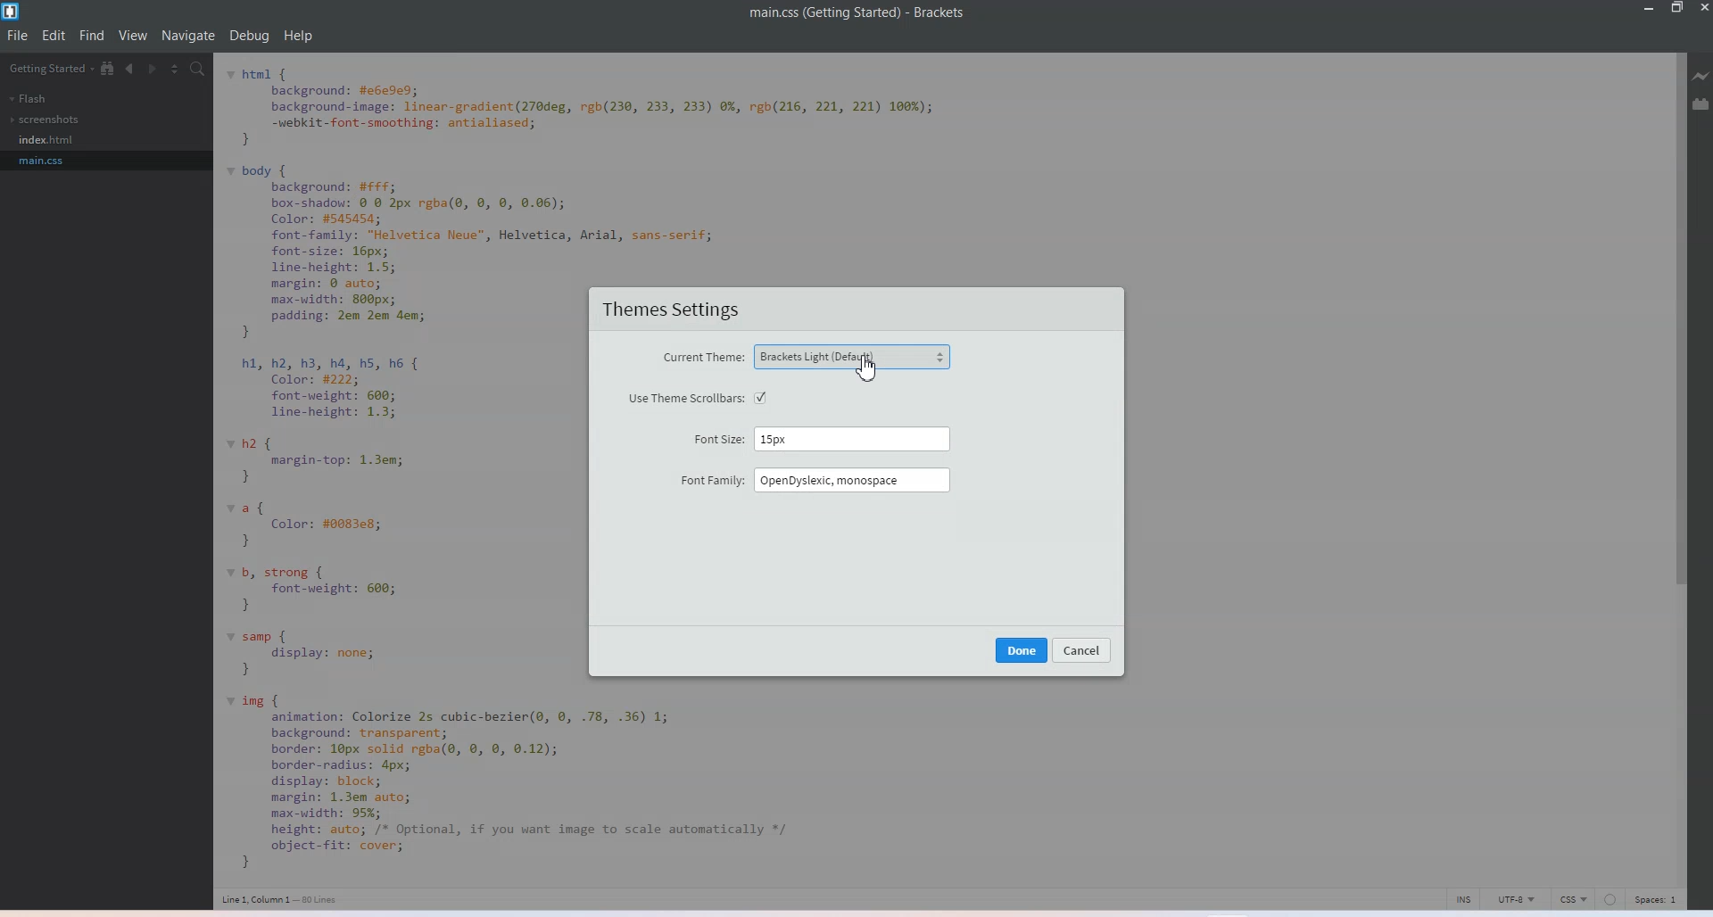  What do you see at coordinates (188, 36) in the screenshot?
I see `Navigate` at bounding box center [188, 36].